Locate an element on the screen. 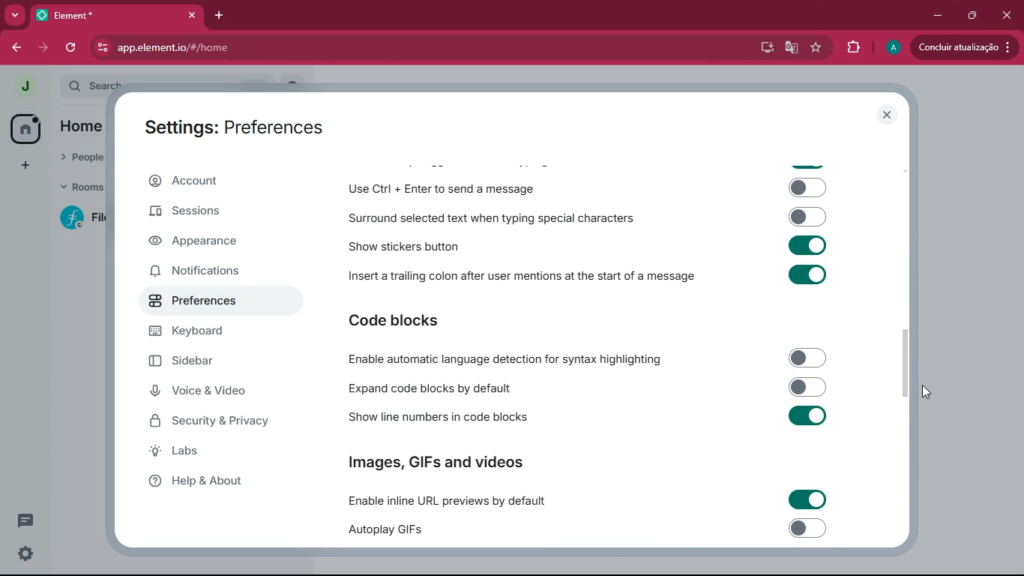 This screenshot has height=576, width=1024. appearance is located at coordinates (200, 242).